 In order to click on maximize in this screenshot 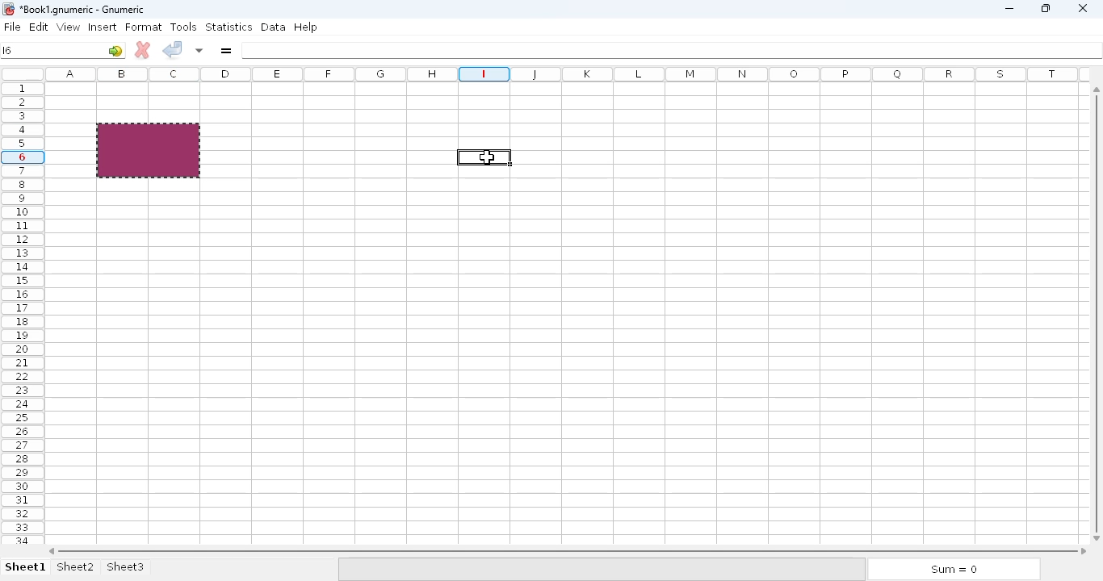, I will do `click(1044, 8)`.